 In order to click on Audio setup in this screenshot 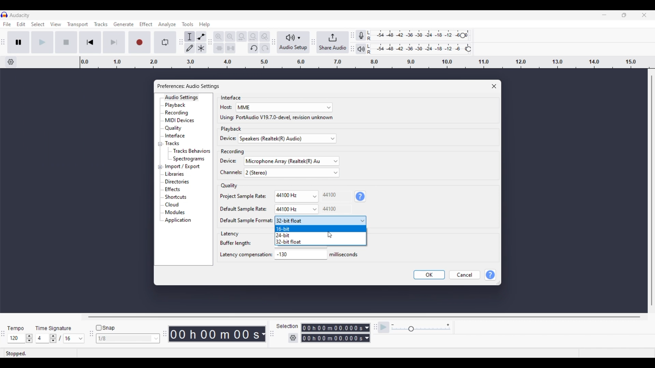, I will do `click(293, 42)`.